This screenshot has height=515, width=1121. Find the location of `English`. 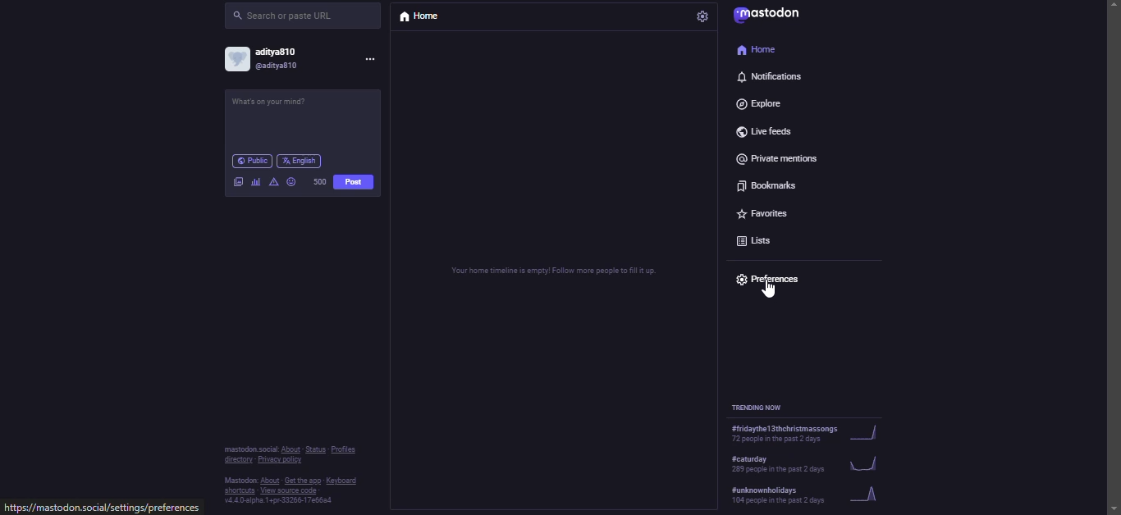

English is located at coordinates (300, 161).